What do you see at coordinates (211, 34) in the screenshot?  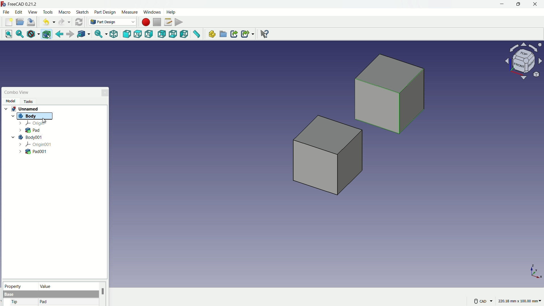 I see `create part` at bounding box center [211, 34].